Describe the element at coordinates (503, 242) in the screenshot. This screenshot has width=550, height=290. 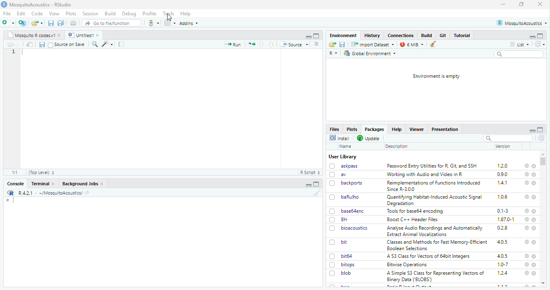
I see `405` at that location.